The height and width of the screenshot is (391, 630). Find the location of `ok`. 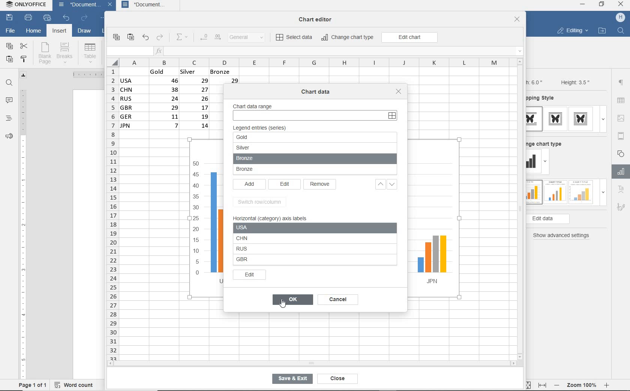

ok is located at coordinates (292, 300).